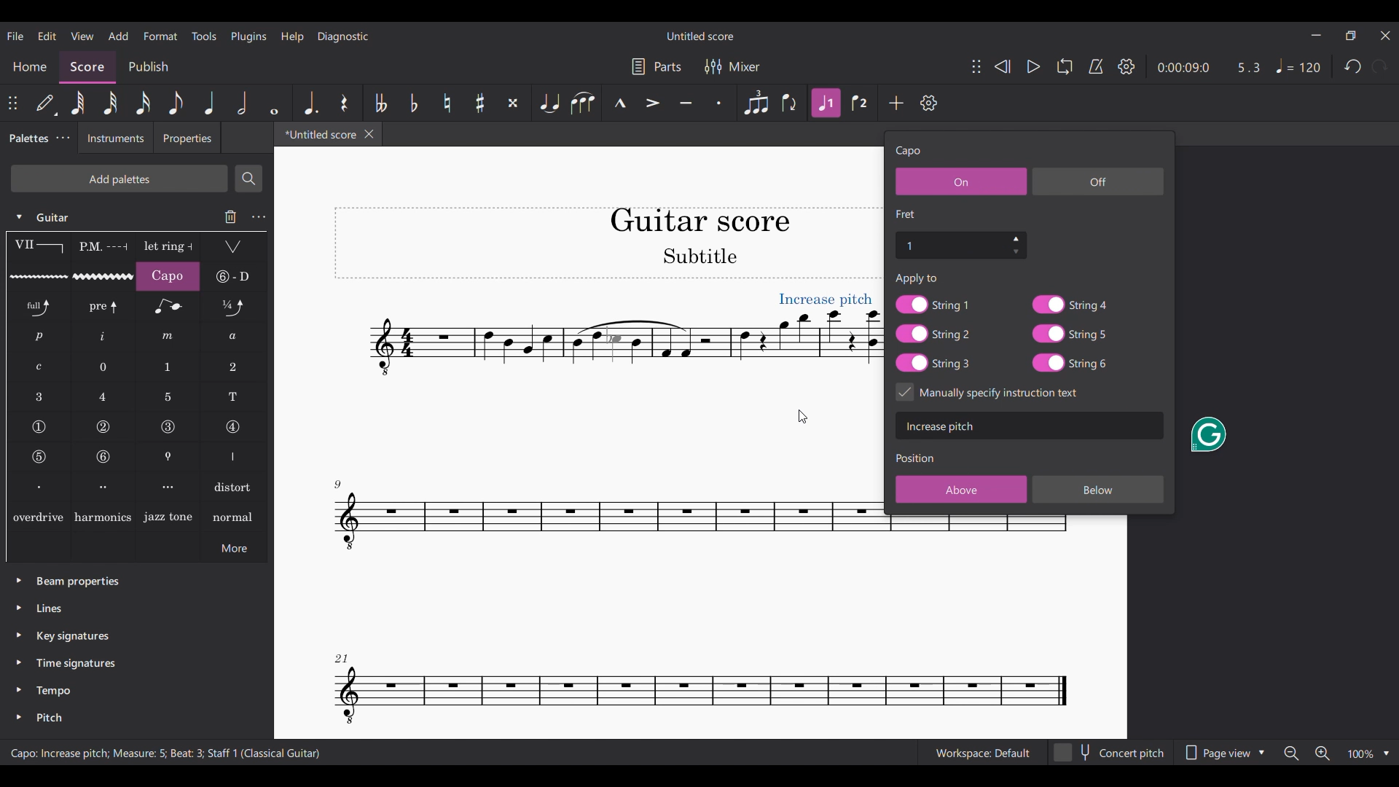 The height and width of the screenshot is (787, 1399). Describe the element at coordinates (719, 103) in the screenshot. I see `Staccato` at that location.